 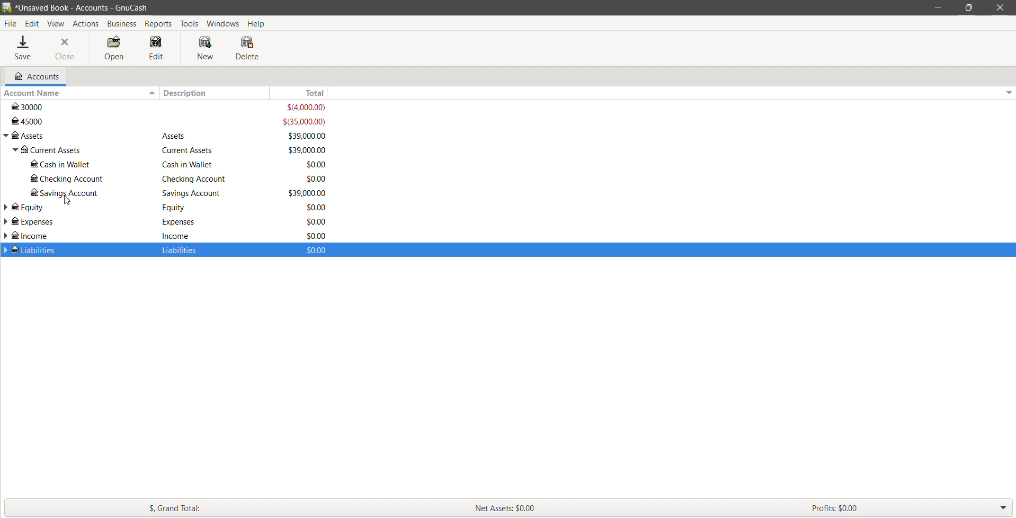 I want to click on Accounts, so click(x=34, y=76).